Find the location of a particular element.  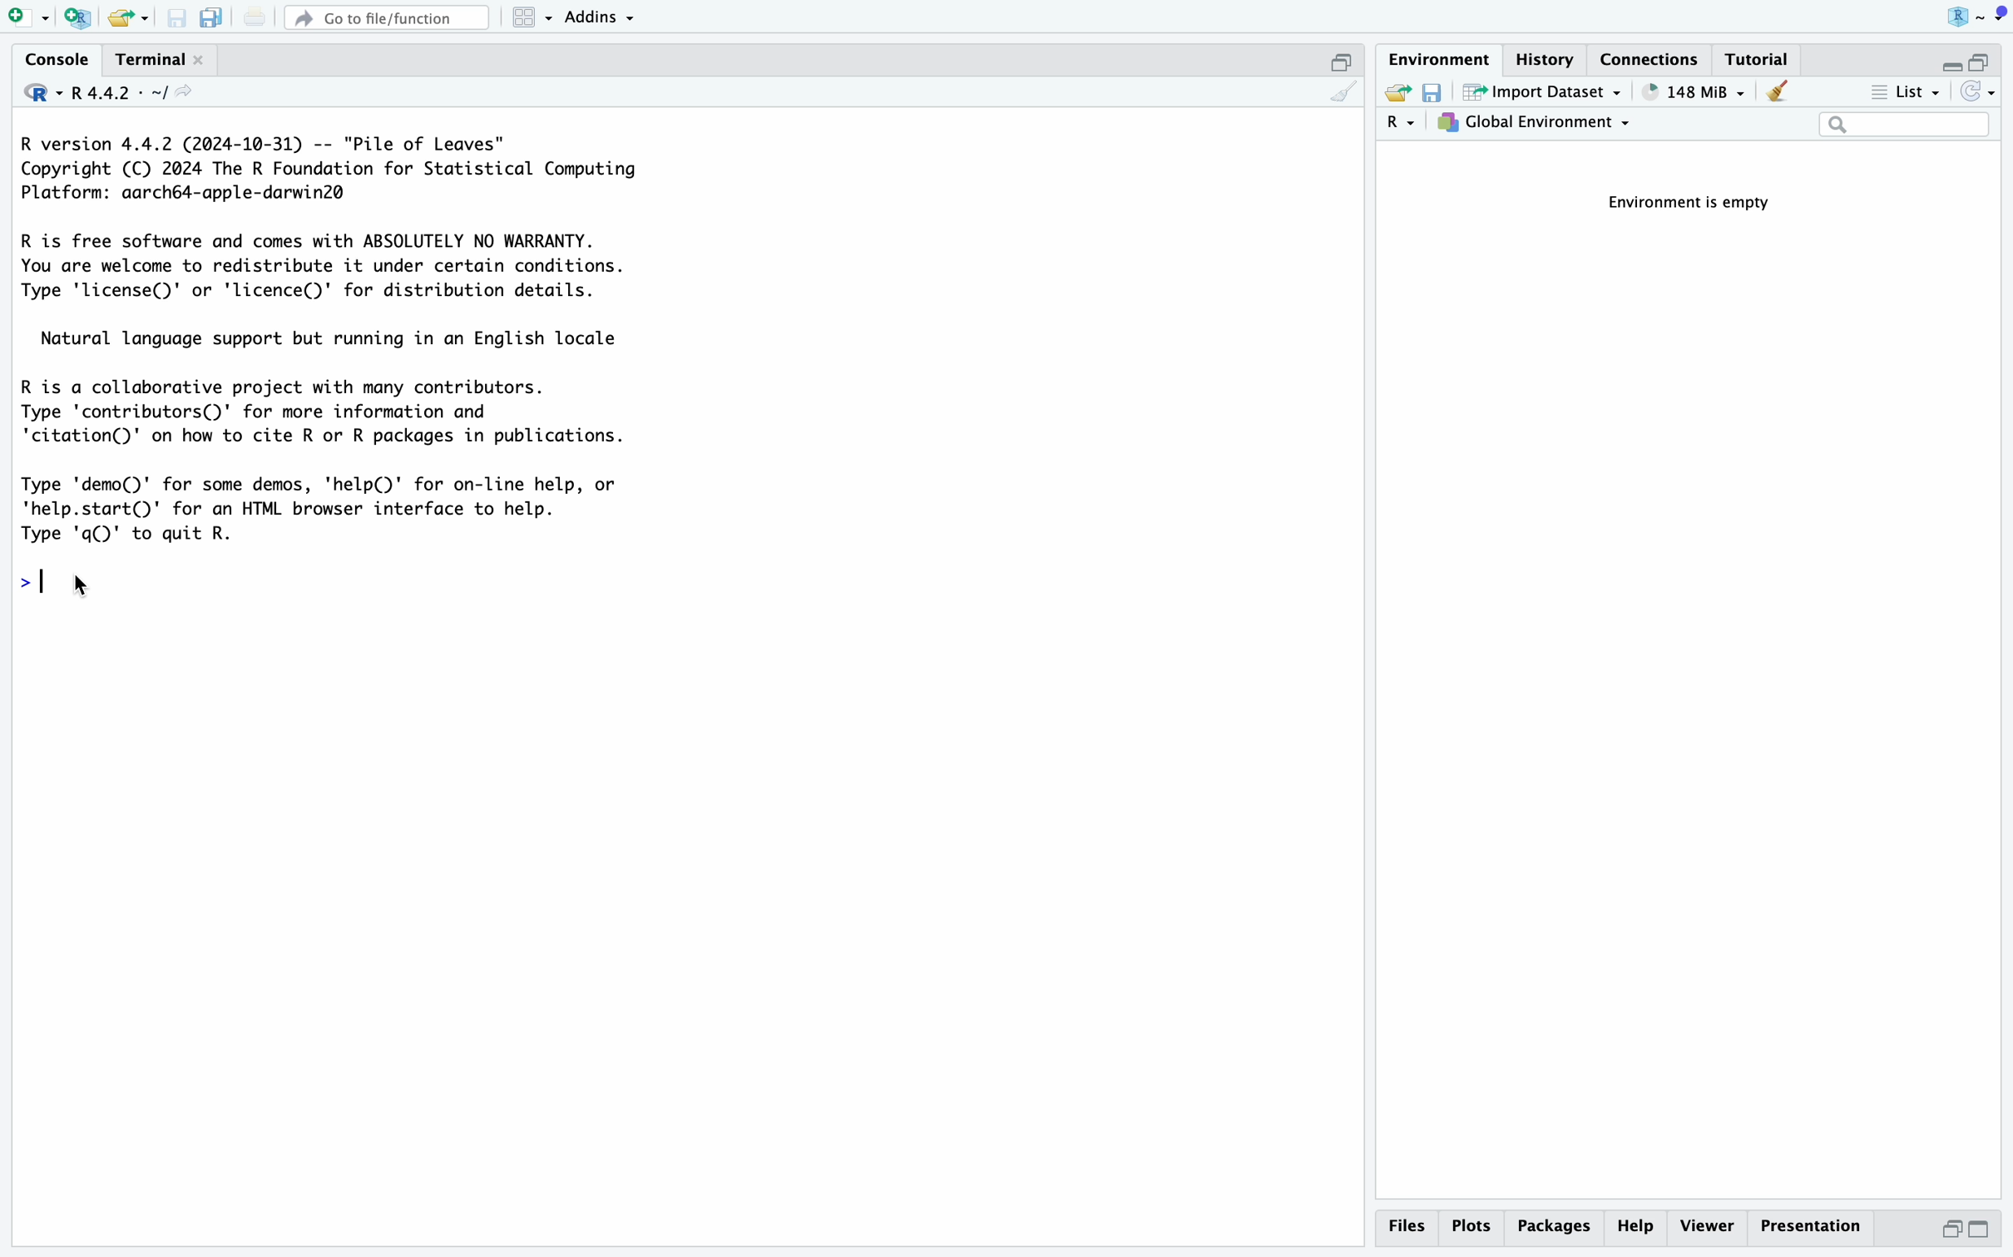

create a project is located at coordinates (75, 16).